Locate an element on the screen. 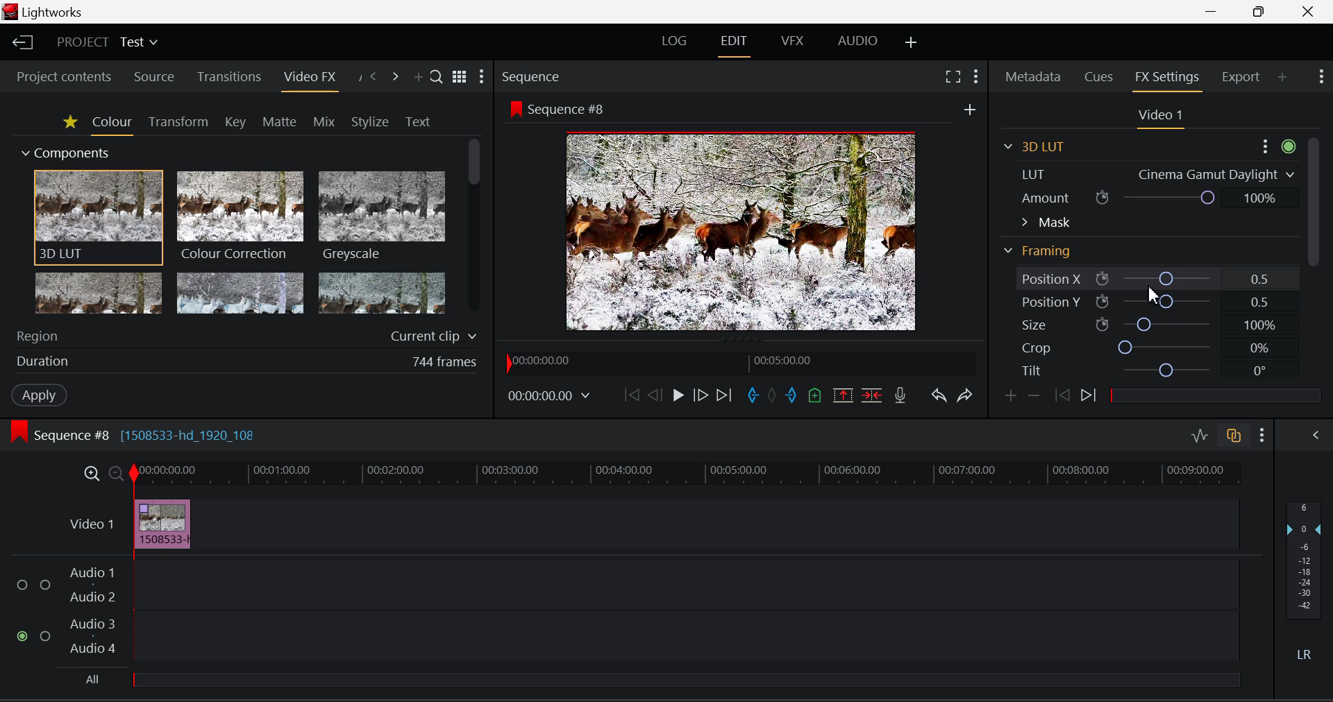 The height and width of the screenshot is (702, 1333). Video Settings is located at coordinates (1164, 119).